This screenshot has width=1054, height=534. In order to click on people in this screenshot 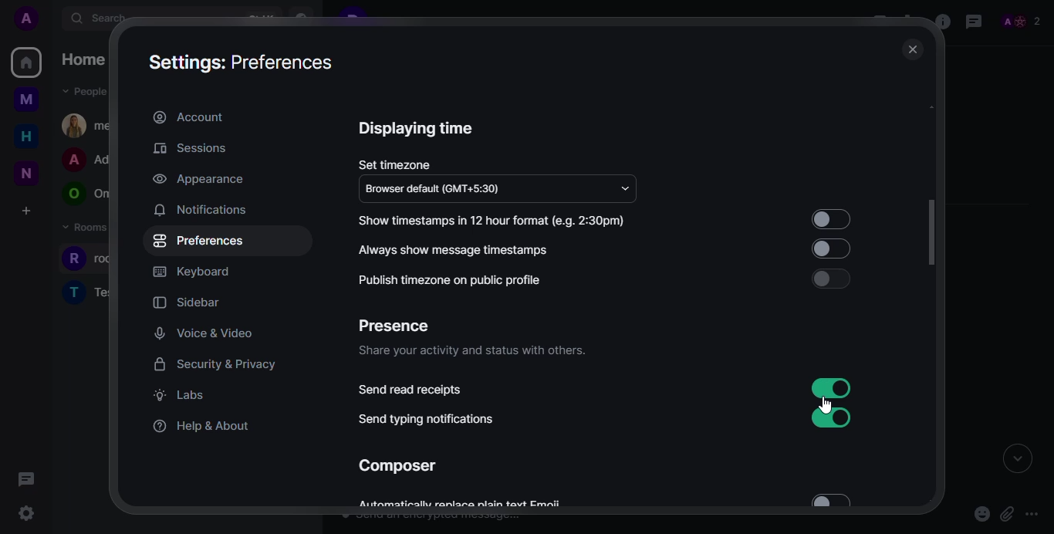, I will do `click(1020, 19)`.